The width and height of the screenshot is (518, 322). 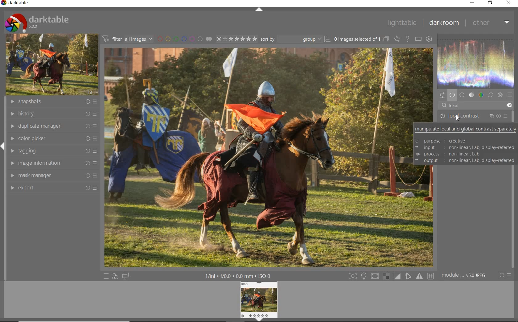 What do you see at coordinates (106, 276) in the screenshot?
I see `quick access to presets` at bounding box center [106, 276].